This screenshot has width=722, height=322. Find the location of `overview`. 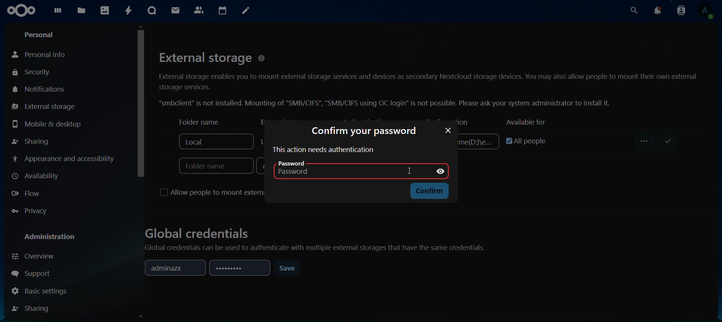

overview is located at coordinates (36, 257).